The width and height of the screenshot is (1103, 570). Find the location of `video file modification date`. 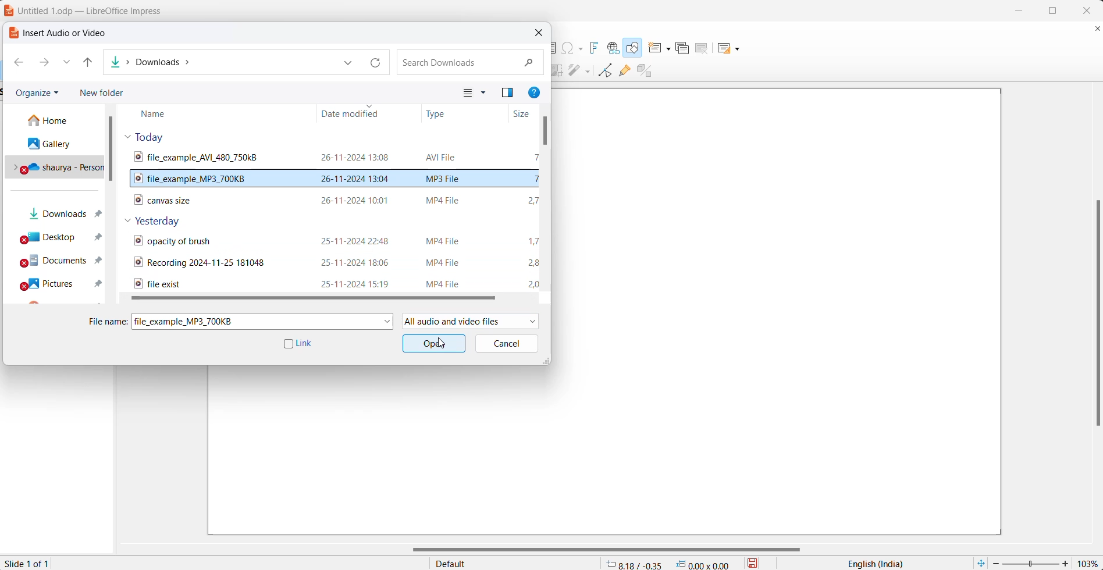

video file modification date is located at coordinates (359, 200).